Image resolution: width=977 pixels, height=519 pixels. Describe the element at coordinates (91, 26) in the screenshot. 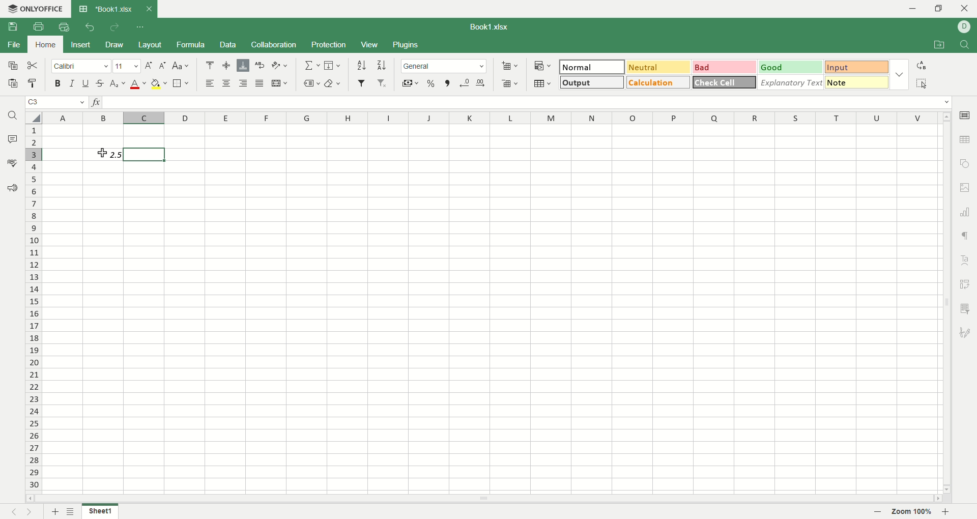

I see `undo` at that location.